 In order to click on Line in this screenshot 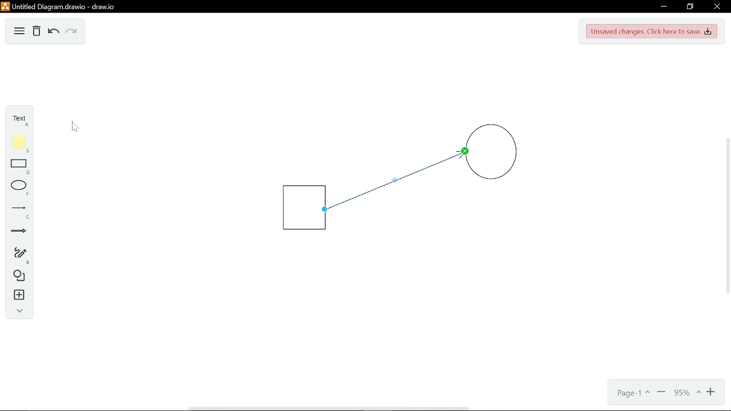, I will do `click(17, 210)`.